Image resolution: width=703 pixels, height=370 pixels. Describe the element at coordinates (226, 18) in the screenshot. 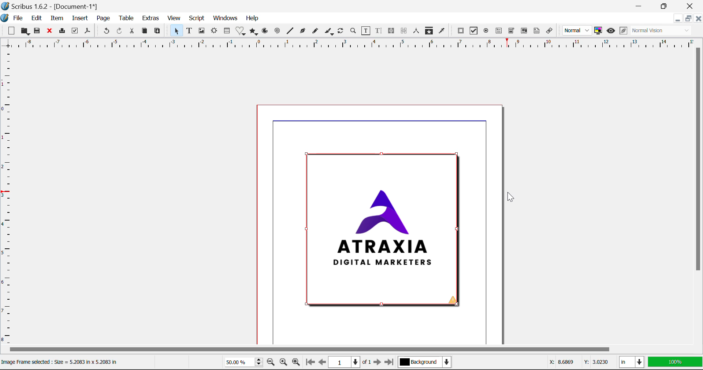

I see `Windows` at that location.